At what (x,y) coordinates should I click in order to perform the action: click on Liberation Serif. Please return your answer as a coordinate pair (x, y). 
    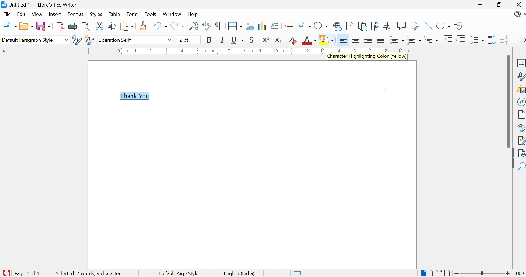
    Looking at the image, I should click on (116, 40).